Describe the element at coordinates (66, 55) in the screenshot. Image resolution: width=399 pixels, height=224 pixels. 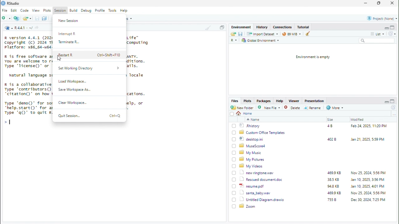
I see `Restart R` at that location.